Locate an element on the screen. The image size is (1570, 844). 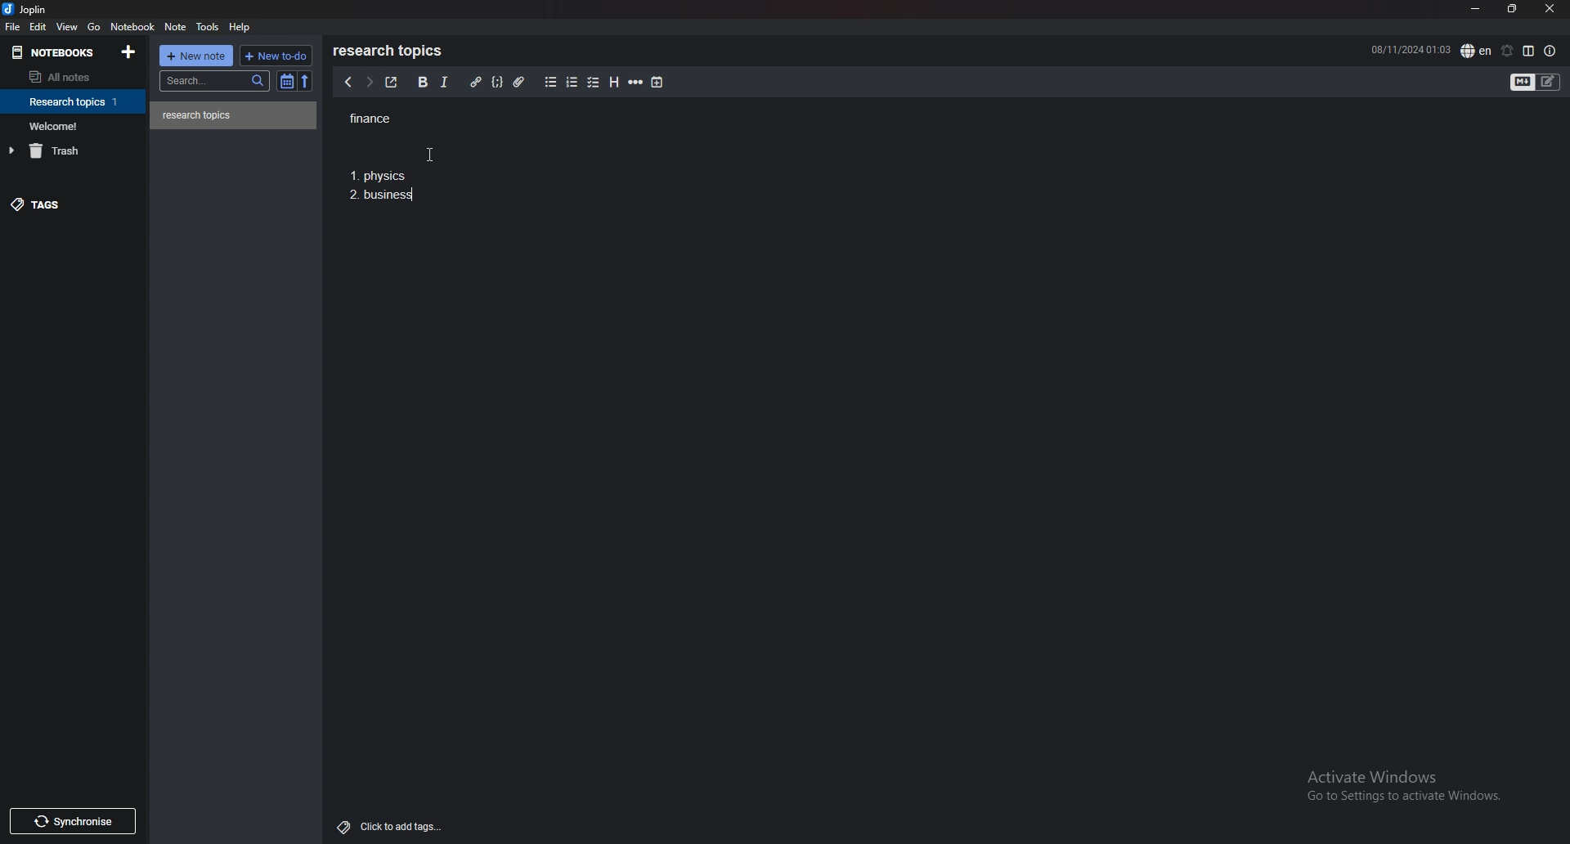
note is located at coordinates (234, 115).